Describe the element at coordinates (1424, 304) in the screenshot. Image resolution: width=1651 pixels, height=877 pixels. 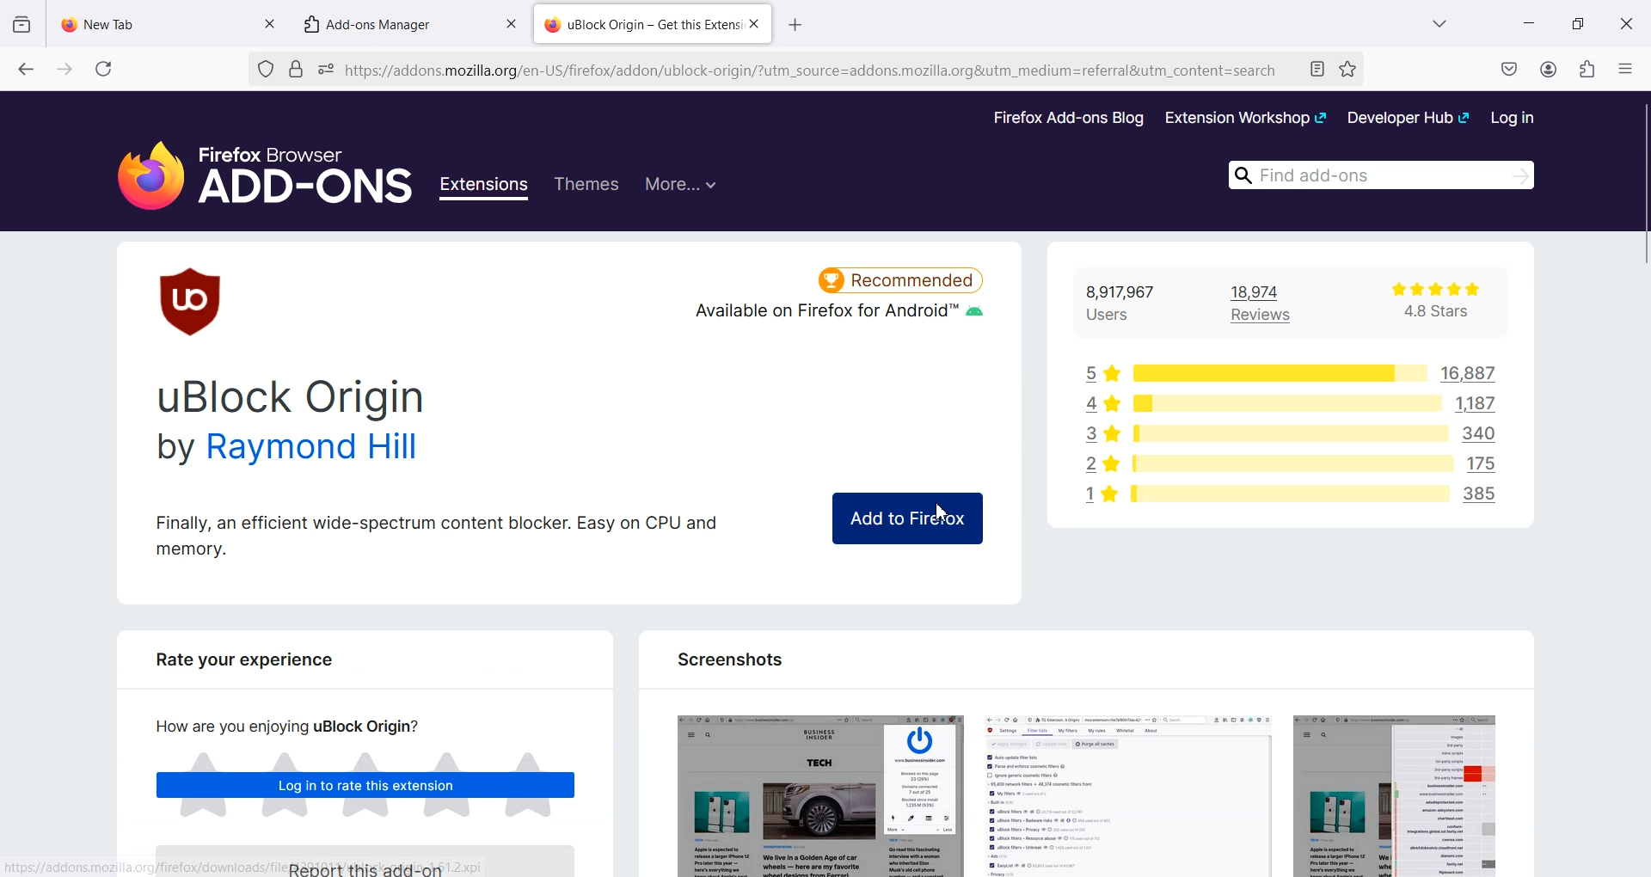
I see `4.8 Stars rating` at that location.